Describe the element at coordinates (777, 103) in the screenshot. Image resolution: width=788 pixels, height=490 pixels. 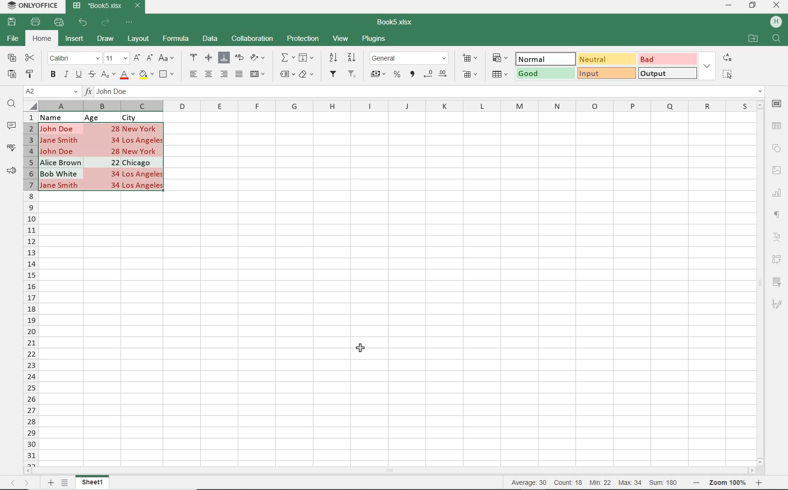
I see `CELL SETTINGS` at that location.